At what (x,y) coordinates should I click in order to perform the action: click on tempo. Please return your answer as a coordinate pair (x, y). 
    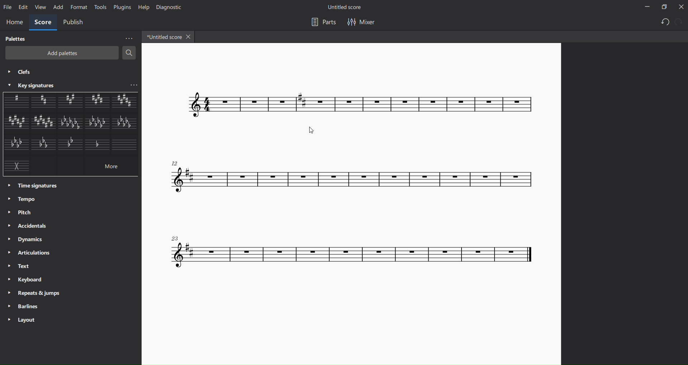
    Looking at the image, I should click on (22, 200).